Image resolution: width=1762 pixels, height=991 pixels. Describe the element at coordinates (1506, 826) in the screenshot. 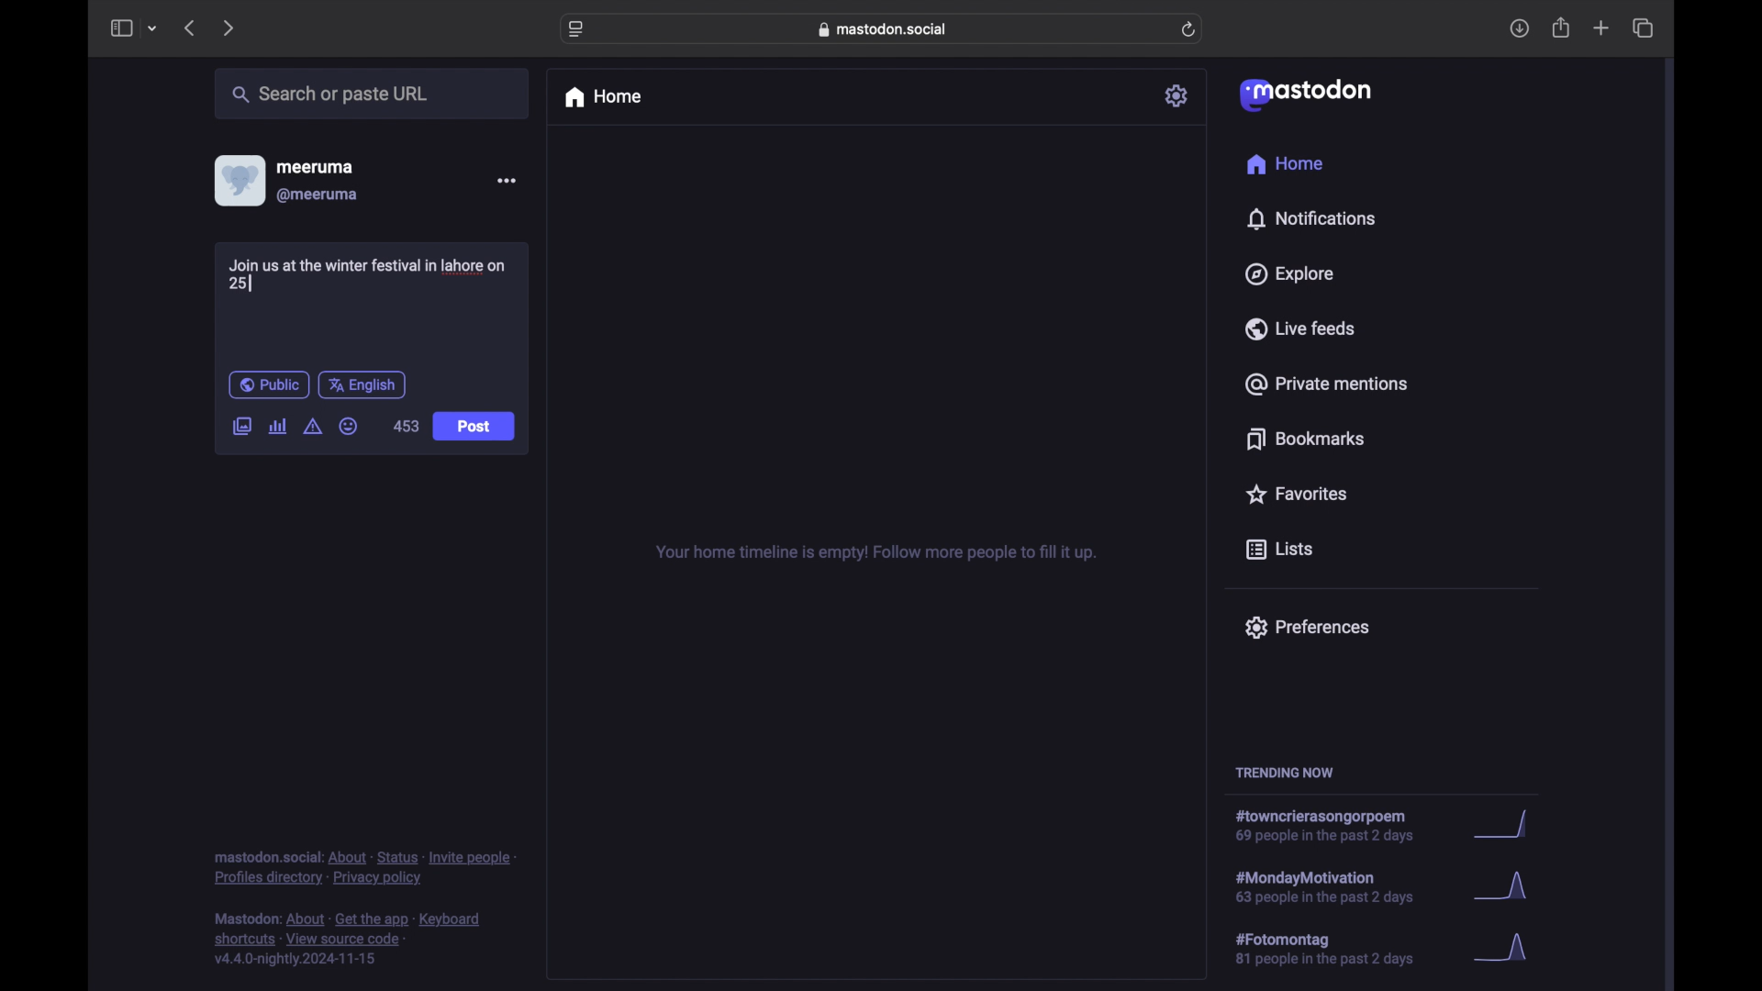

I see `graph` at that location.